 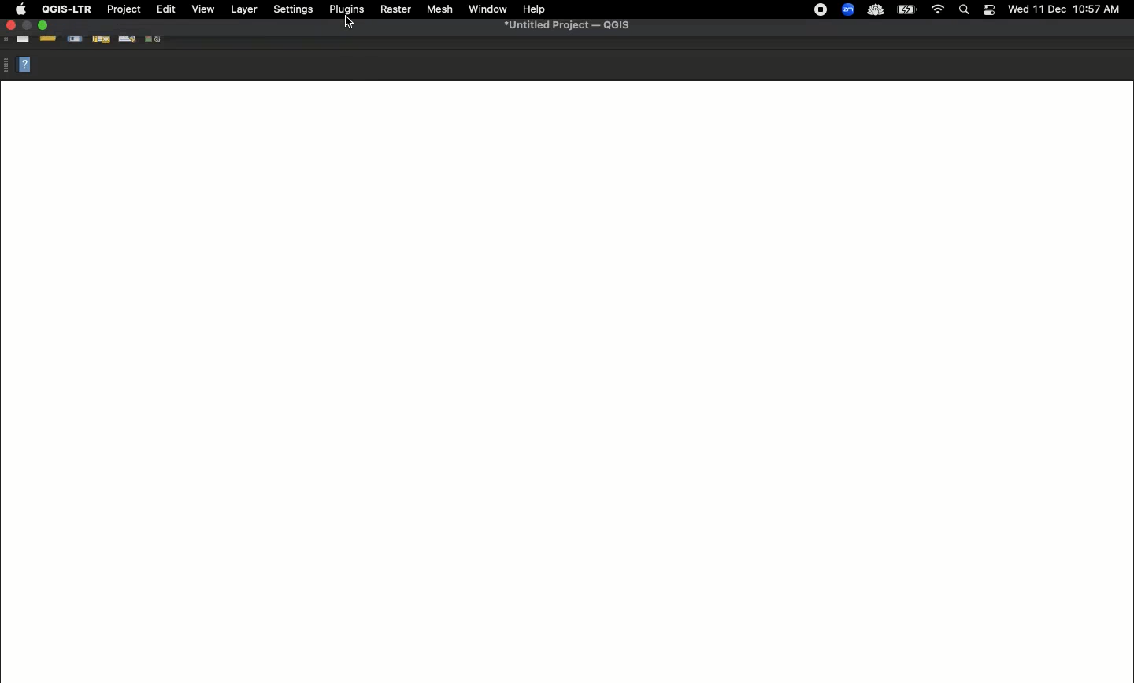 What do you see at coordinates (850, 10) in the screenshot?
I see `Extension` at bounding box center [850, 10].